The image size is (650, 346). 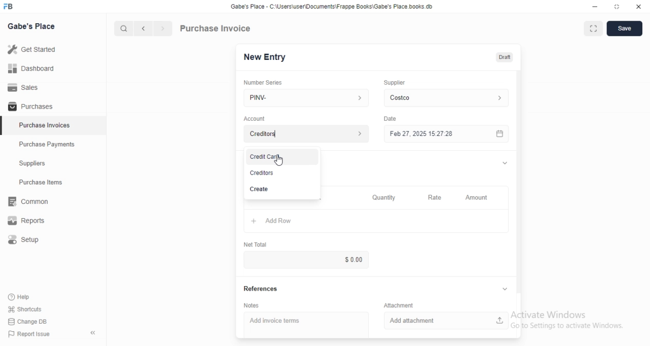 I want to click on Rate, so click(x=437, y=197).